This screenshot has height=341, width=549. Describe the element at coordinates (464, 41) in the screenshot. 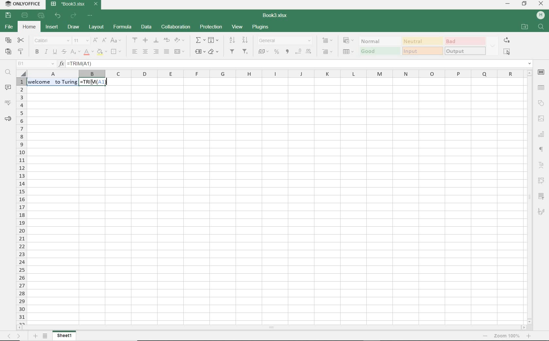

I see `BAD` at that location.